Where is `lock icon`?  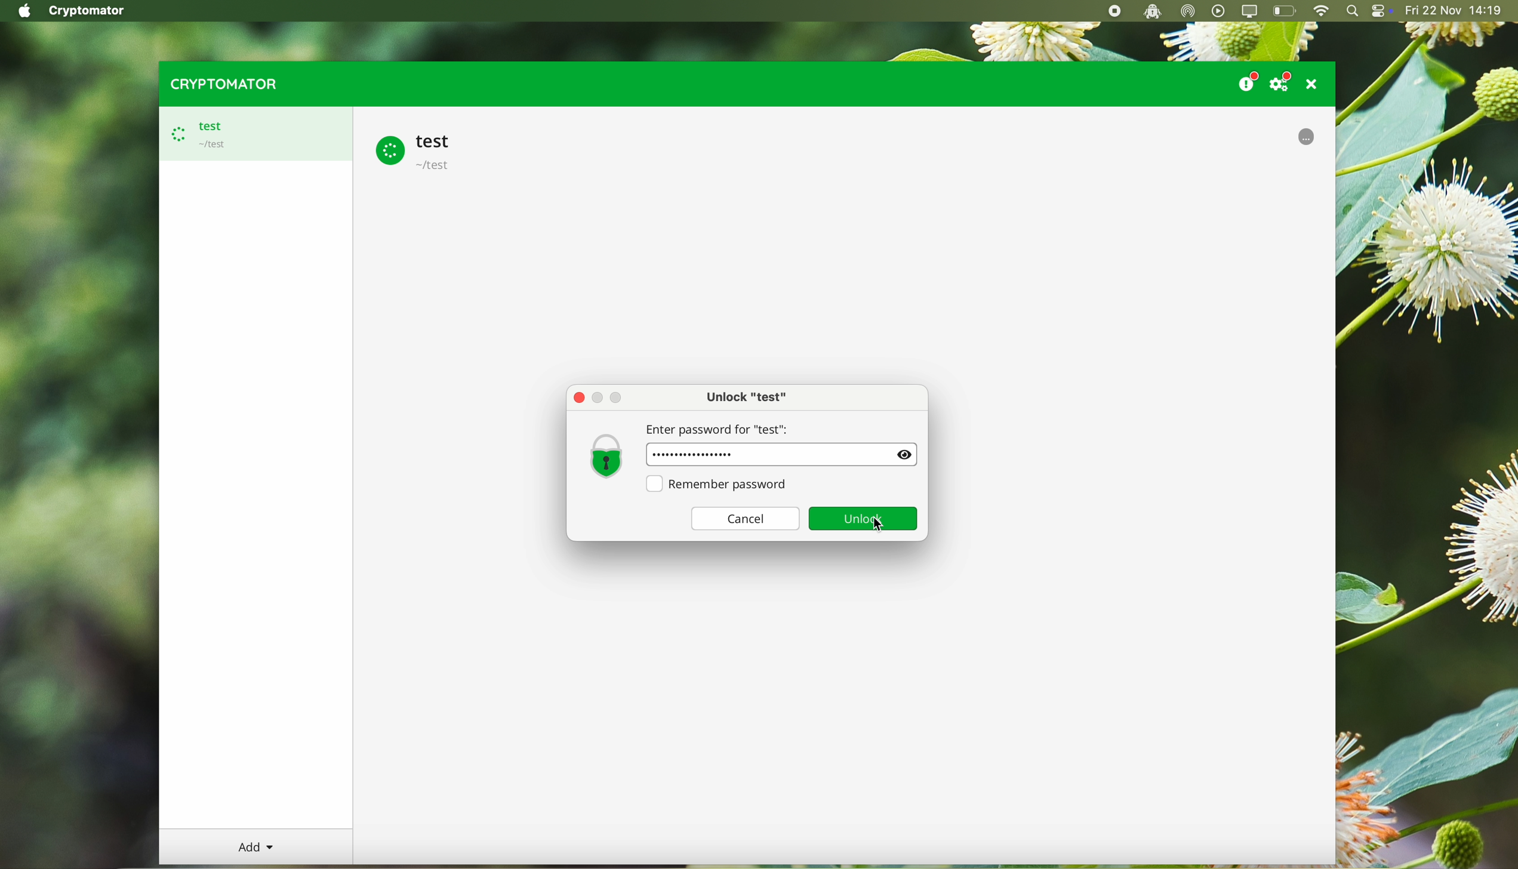 lock icon is located at coordinates (606, 455).